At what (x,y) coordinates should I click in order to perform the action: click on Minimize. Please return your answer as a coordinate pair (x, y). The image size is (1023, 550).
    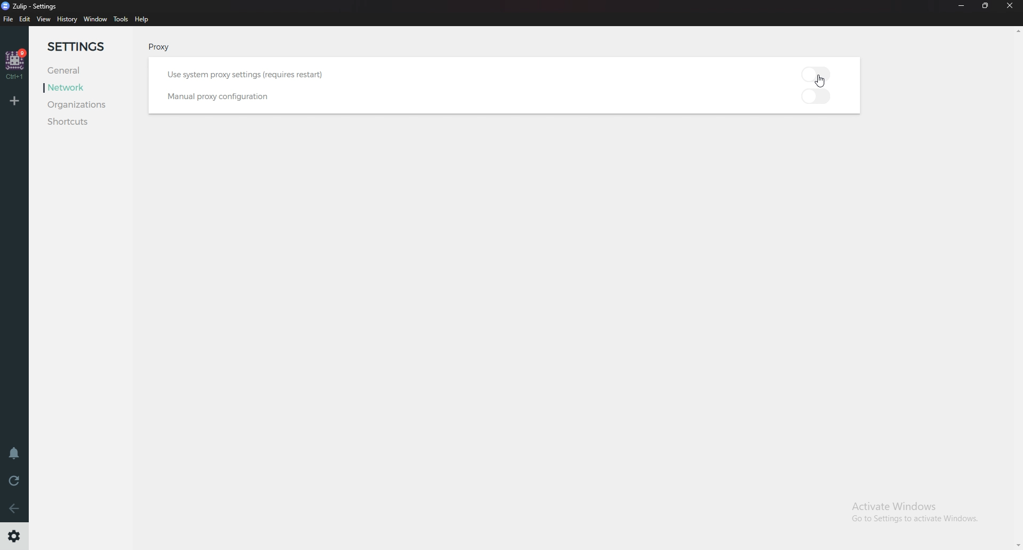
    Looking at the image, I should click on (962, 5).